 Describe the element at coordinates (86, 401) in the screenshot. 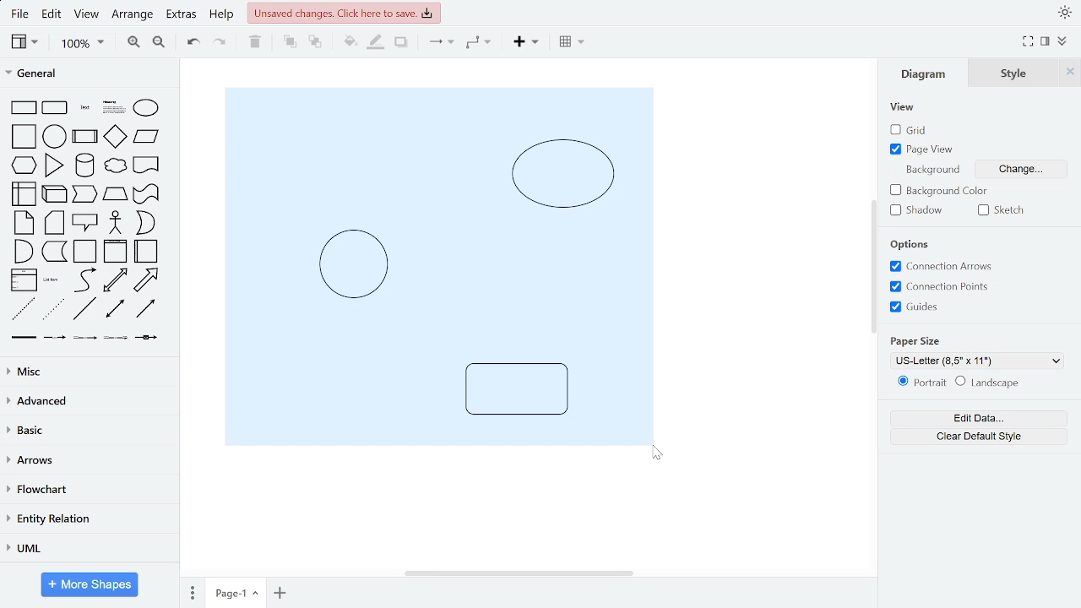

I see `advanced` at that location.